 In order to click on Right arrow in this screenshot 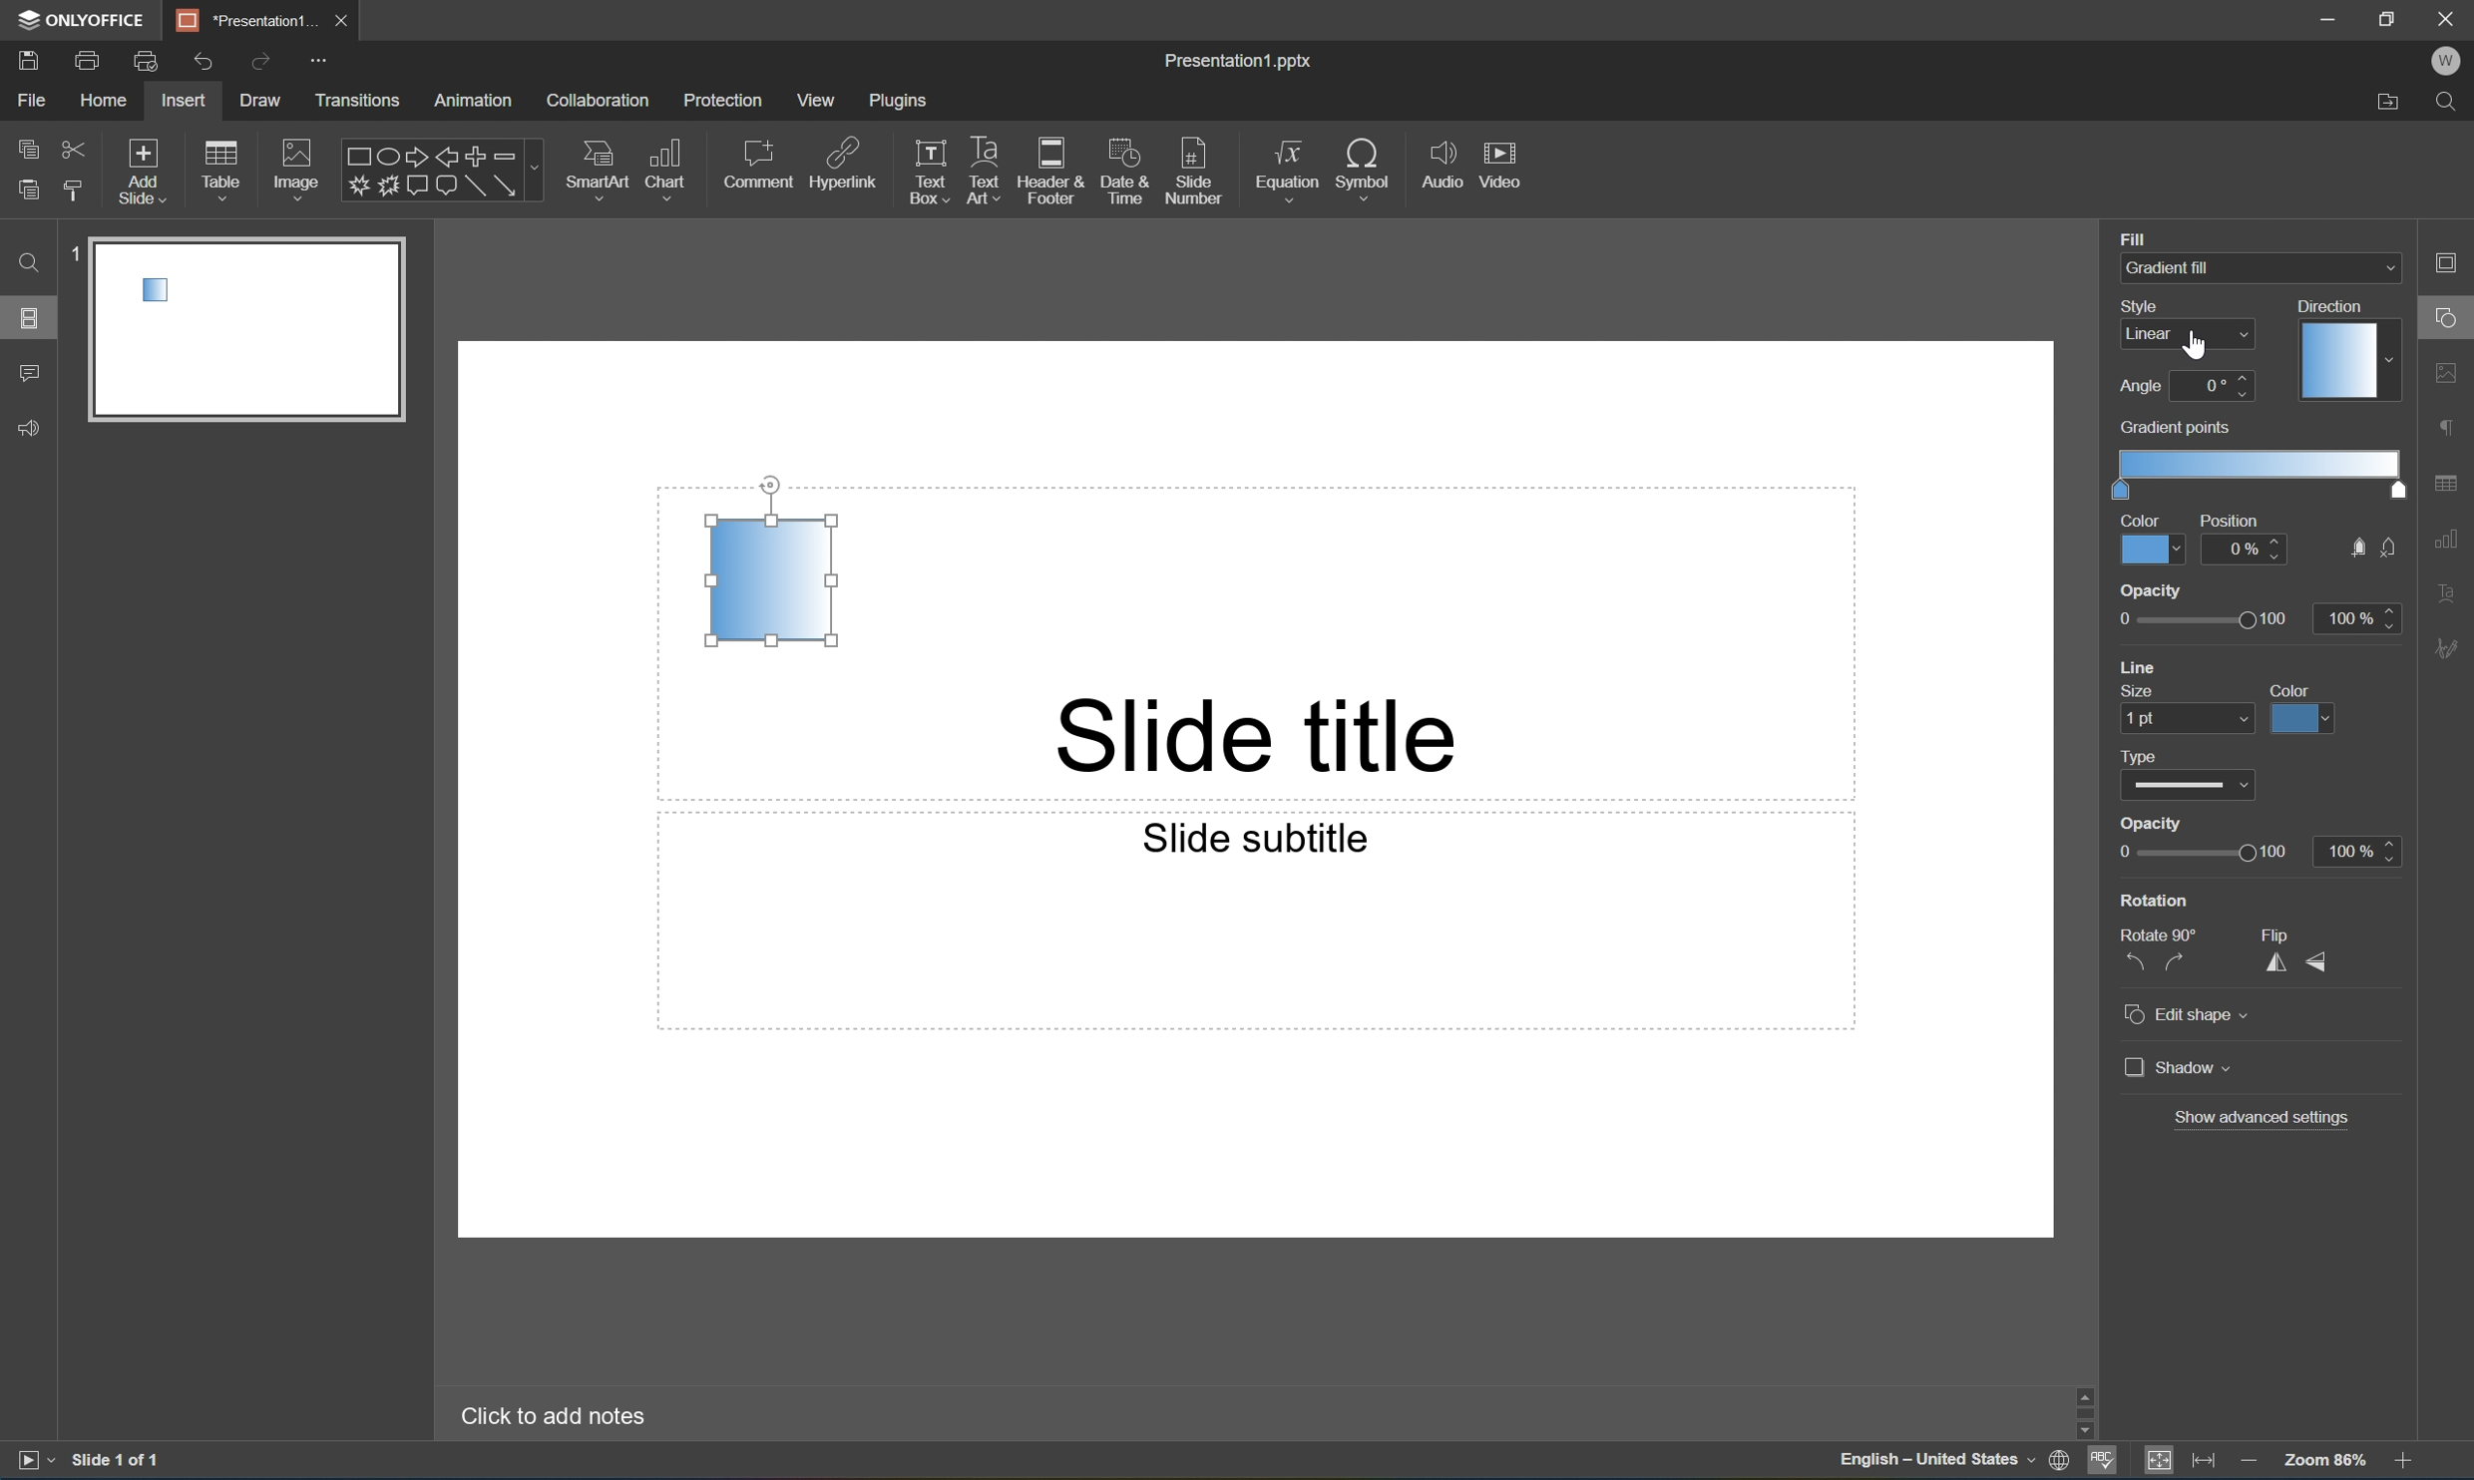, I will do `click(413, 157)`.